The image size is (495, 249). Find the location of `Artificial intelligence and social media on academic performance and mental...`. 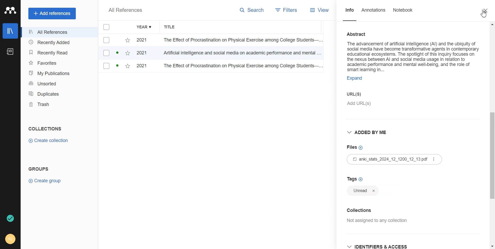

Artificial intelligence and social media on academic performance and mental... is located at coordinates (242, 54).